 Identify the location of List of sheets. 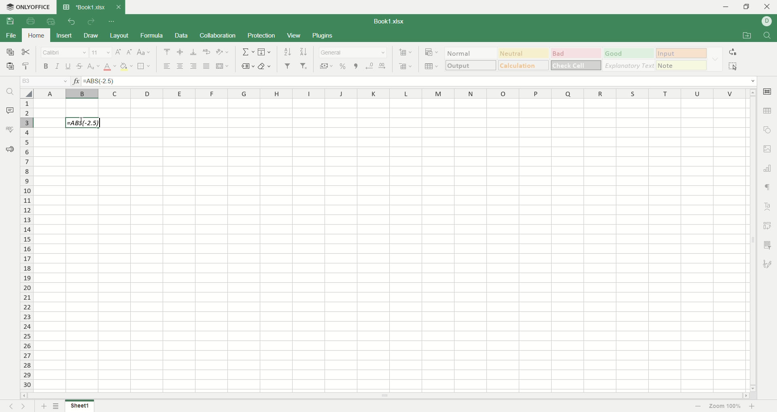
(57, 406).